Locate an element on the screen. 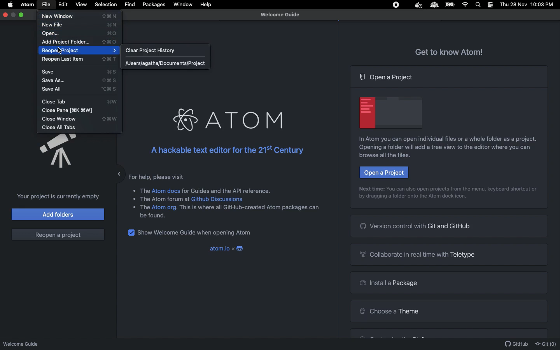 The image size is (560, 350). Time is located at coordinates (544, 5).